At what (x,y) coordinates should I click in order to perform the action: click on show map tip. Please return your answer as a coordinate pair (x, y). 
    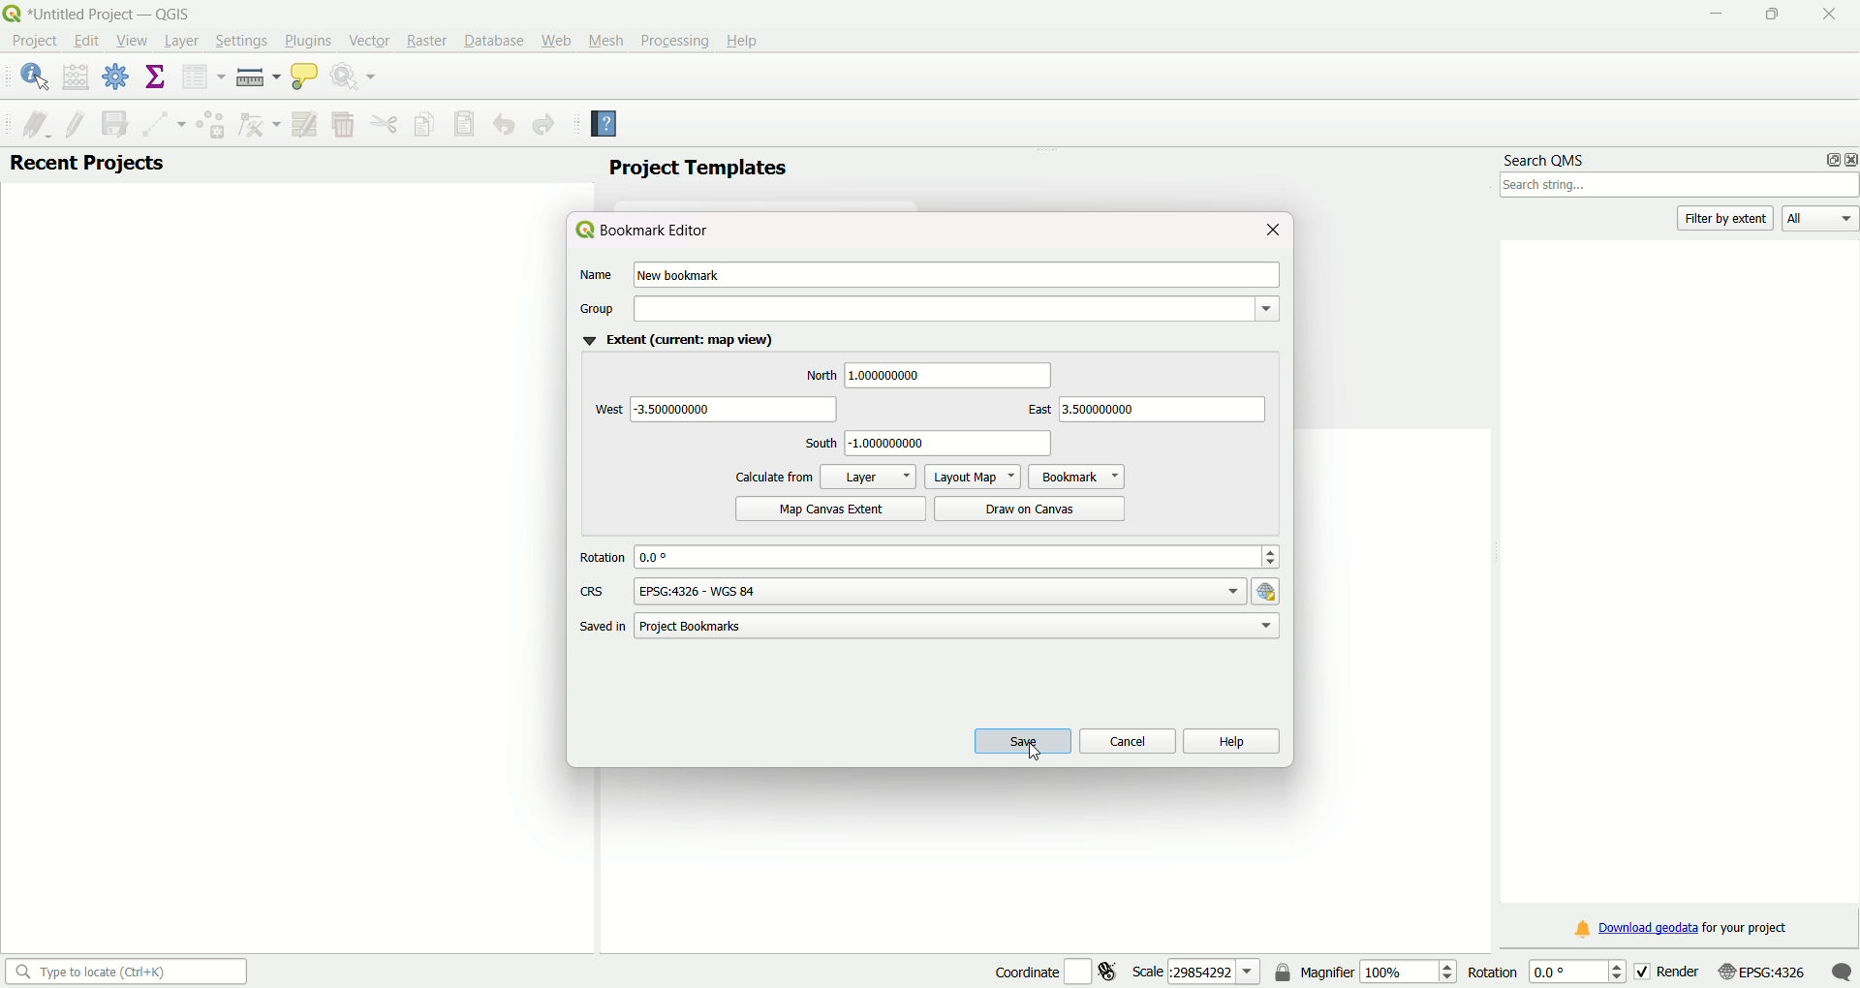
    Looking at the image, I should click on (304, 78).